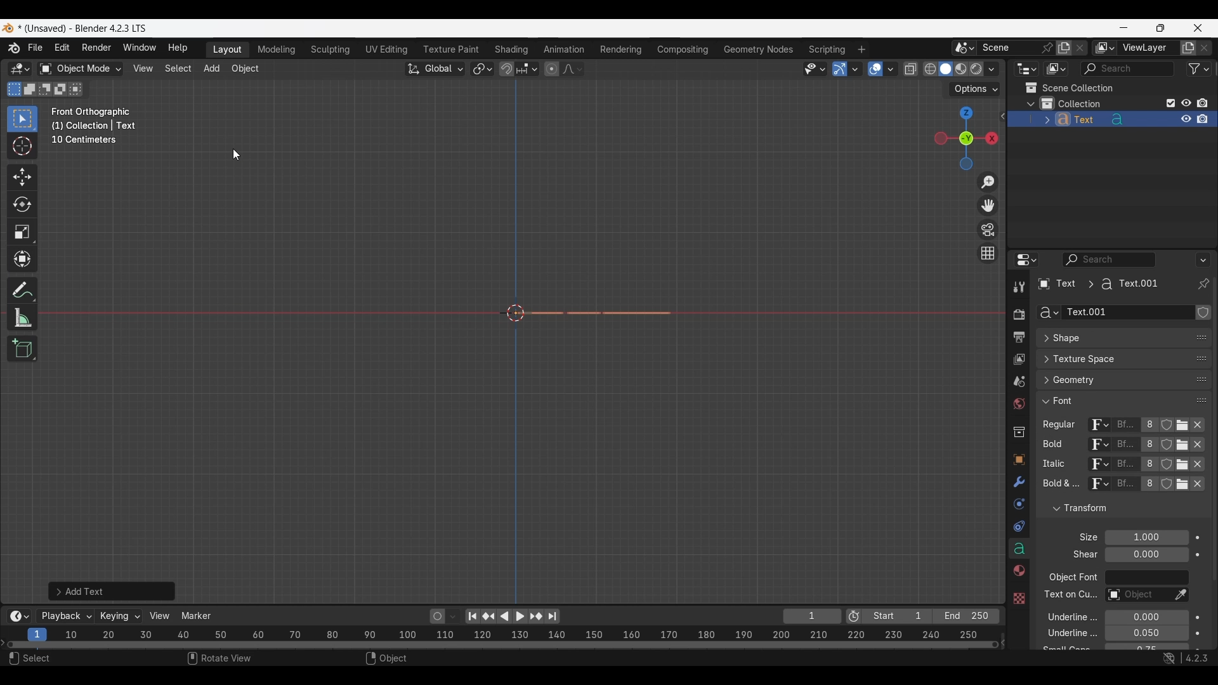  I want to click on Select menu, so click(178, 69).